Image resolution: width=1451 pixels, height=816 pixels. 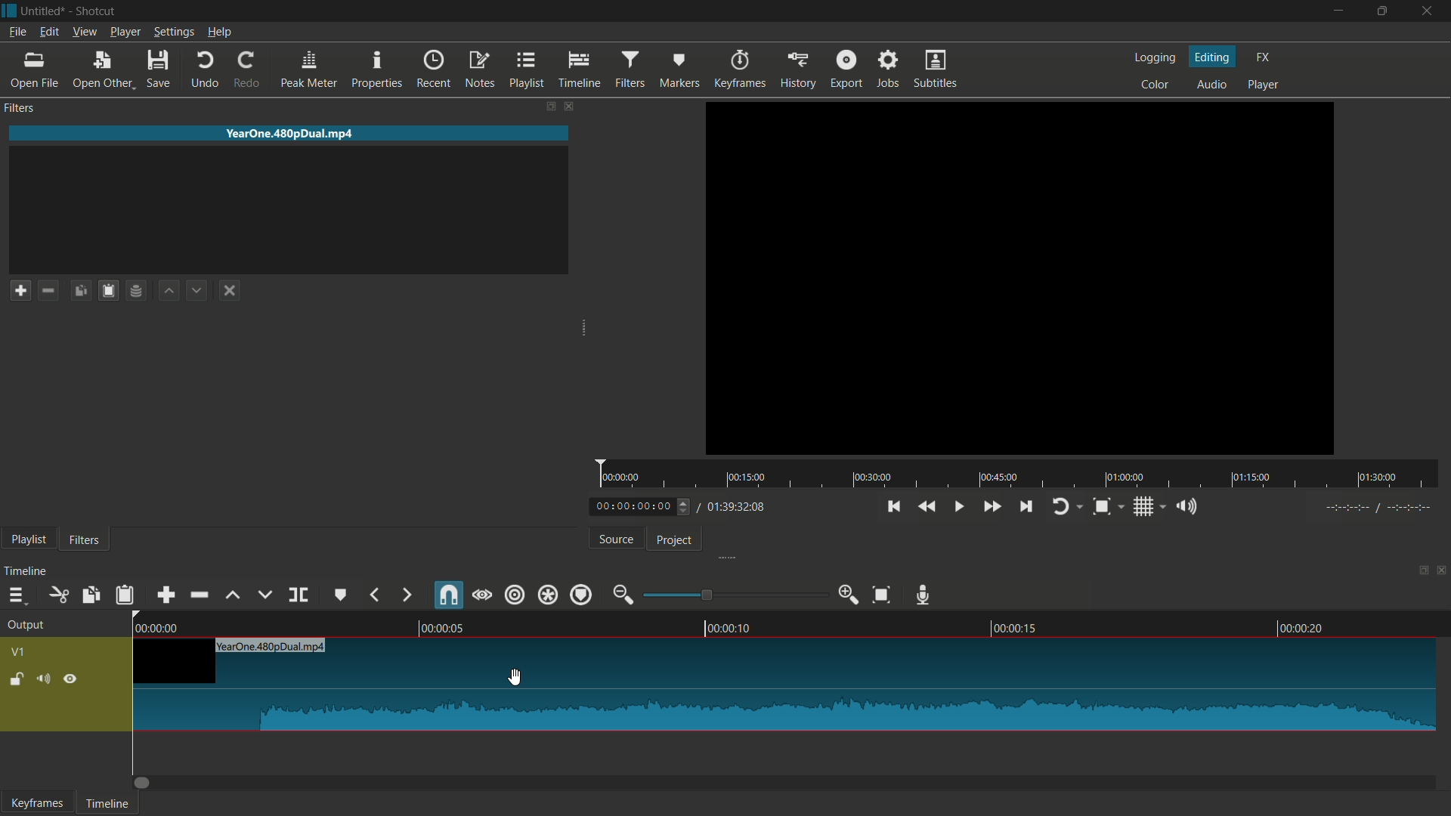 What do you see at coordinates (288, 134) in the screenshot?
I see `imported file name` at bounding box center [288, 134].